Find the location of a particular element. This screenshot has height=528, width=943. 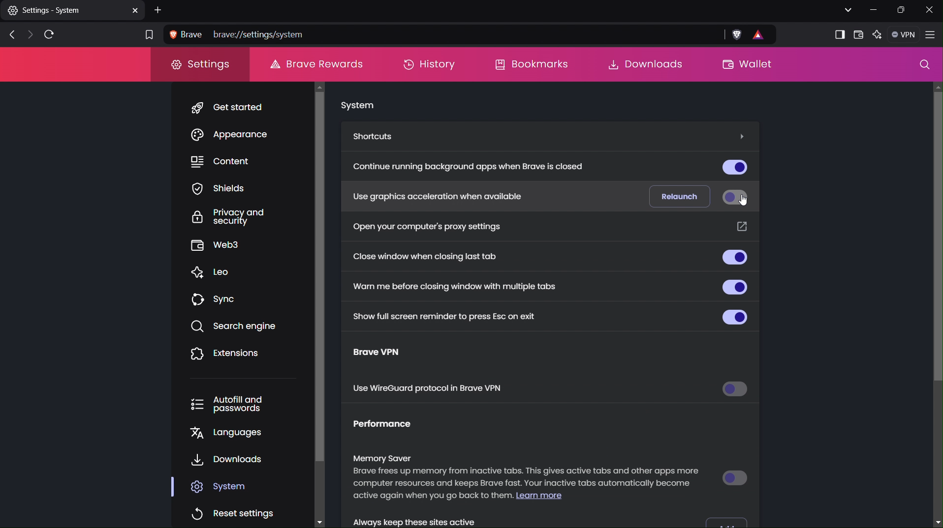

Settings is located at coordinates (201, 67).